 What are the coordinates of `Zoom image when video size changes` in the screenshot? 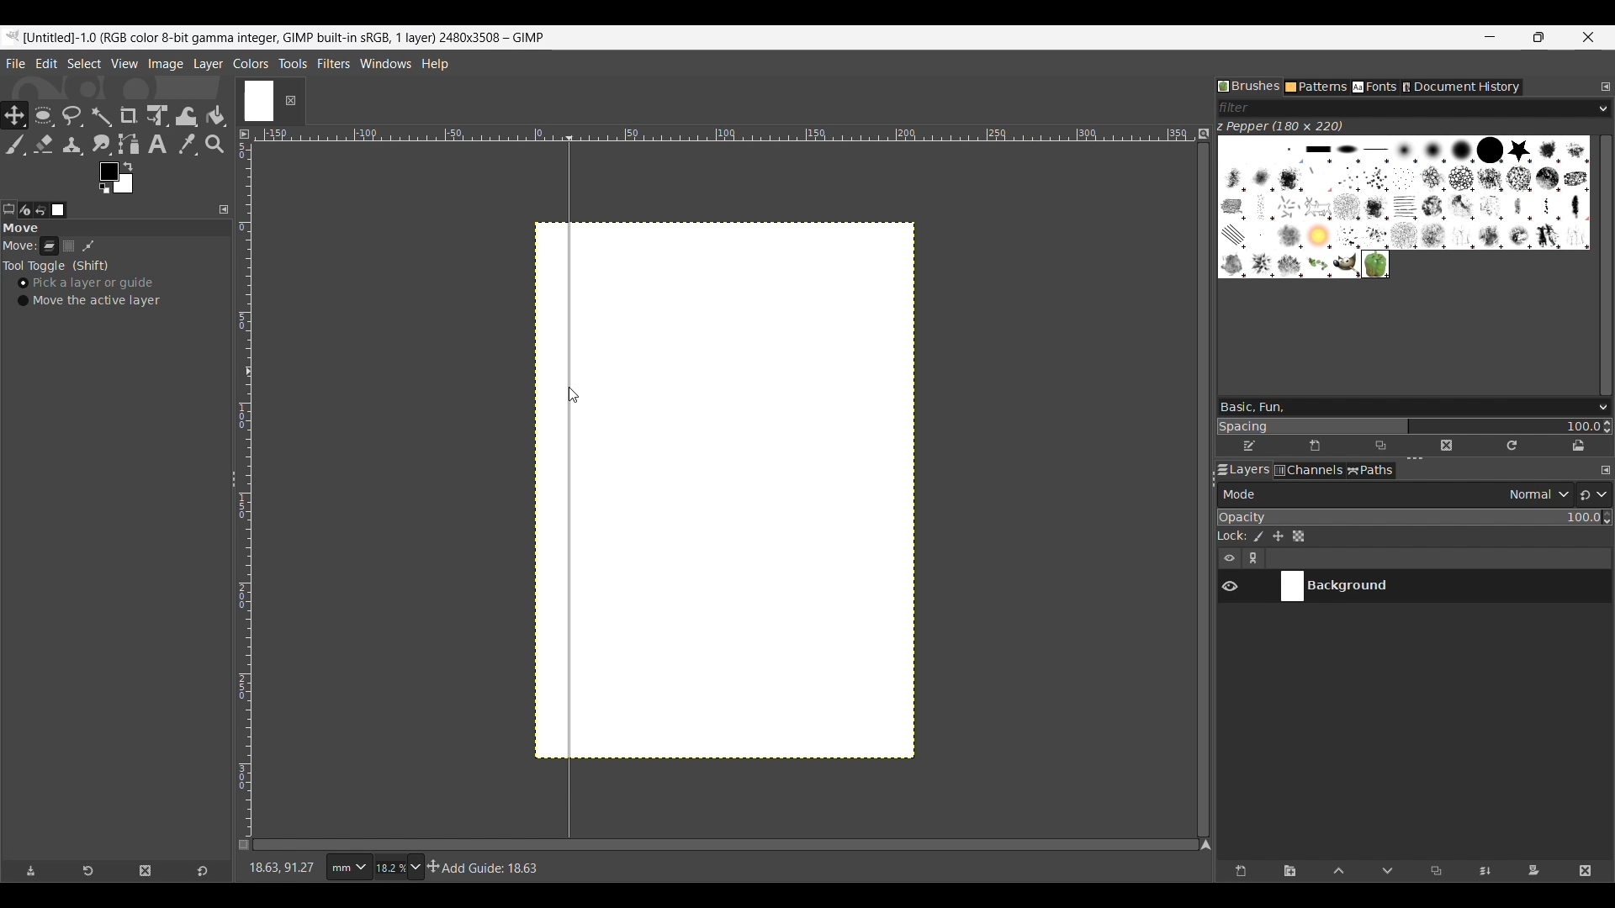 It's located at (1203, 134).